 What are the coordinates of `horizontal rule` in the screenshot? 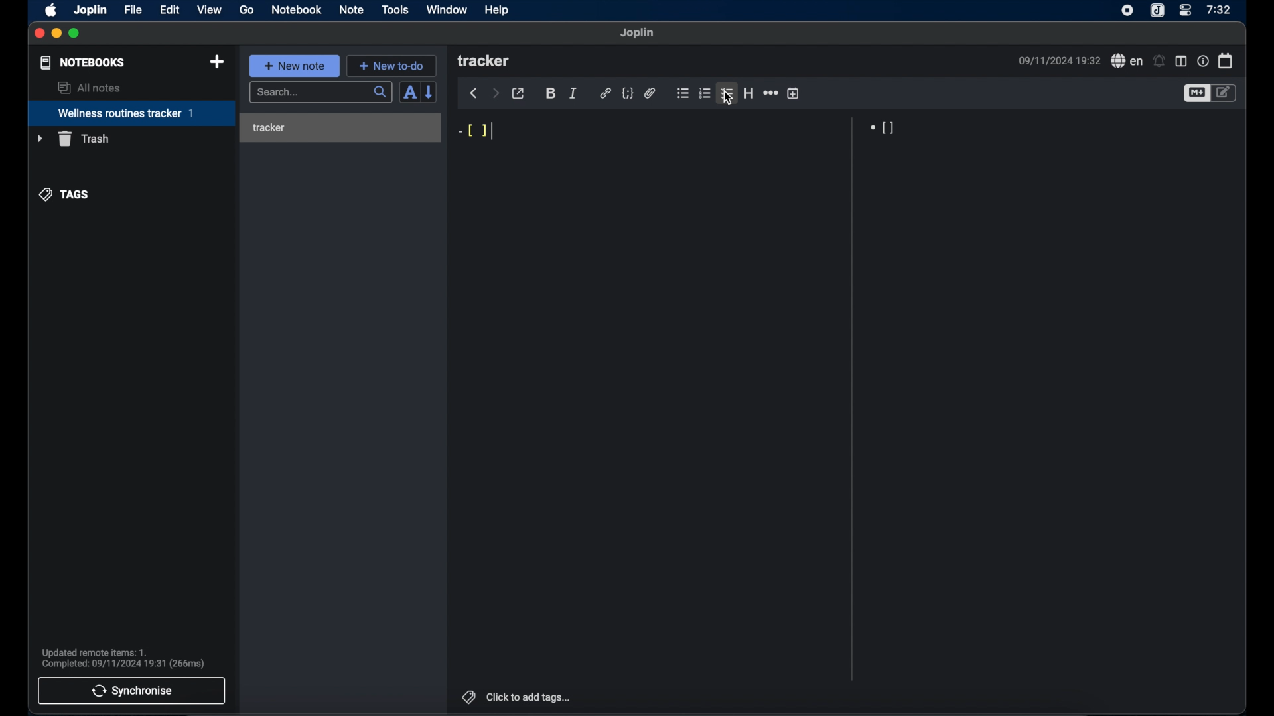 It's located at (770, 93).